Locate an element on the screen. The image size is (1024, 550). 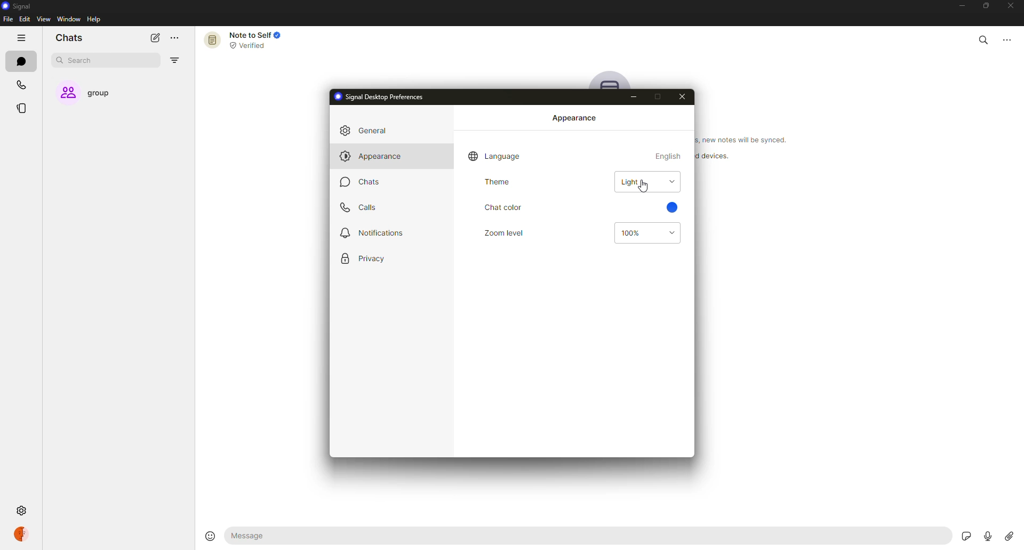
profile pic is located at coordinates (611, 80).